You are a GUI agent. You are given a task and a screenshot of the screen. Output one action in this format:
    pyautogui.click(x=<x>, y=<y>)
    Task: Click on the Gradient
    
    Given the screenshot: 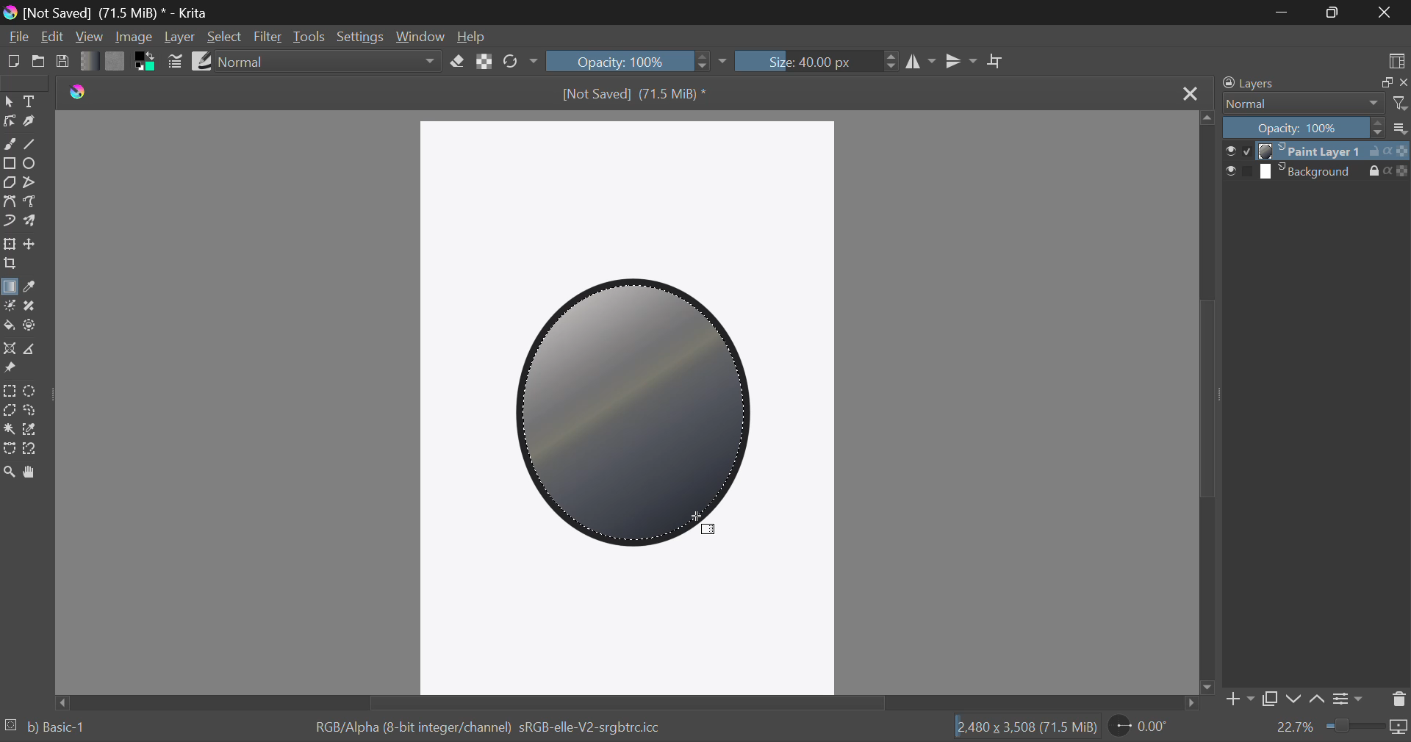 What is the action you would take?
    pyautogui.click(x=93, y=63)
    